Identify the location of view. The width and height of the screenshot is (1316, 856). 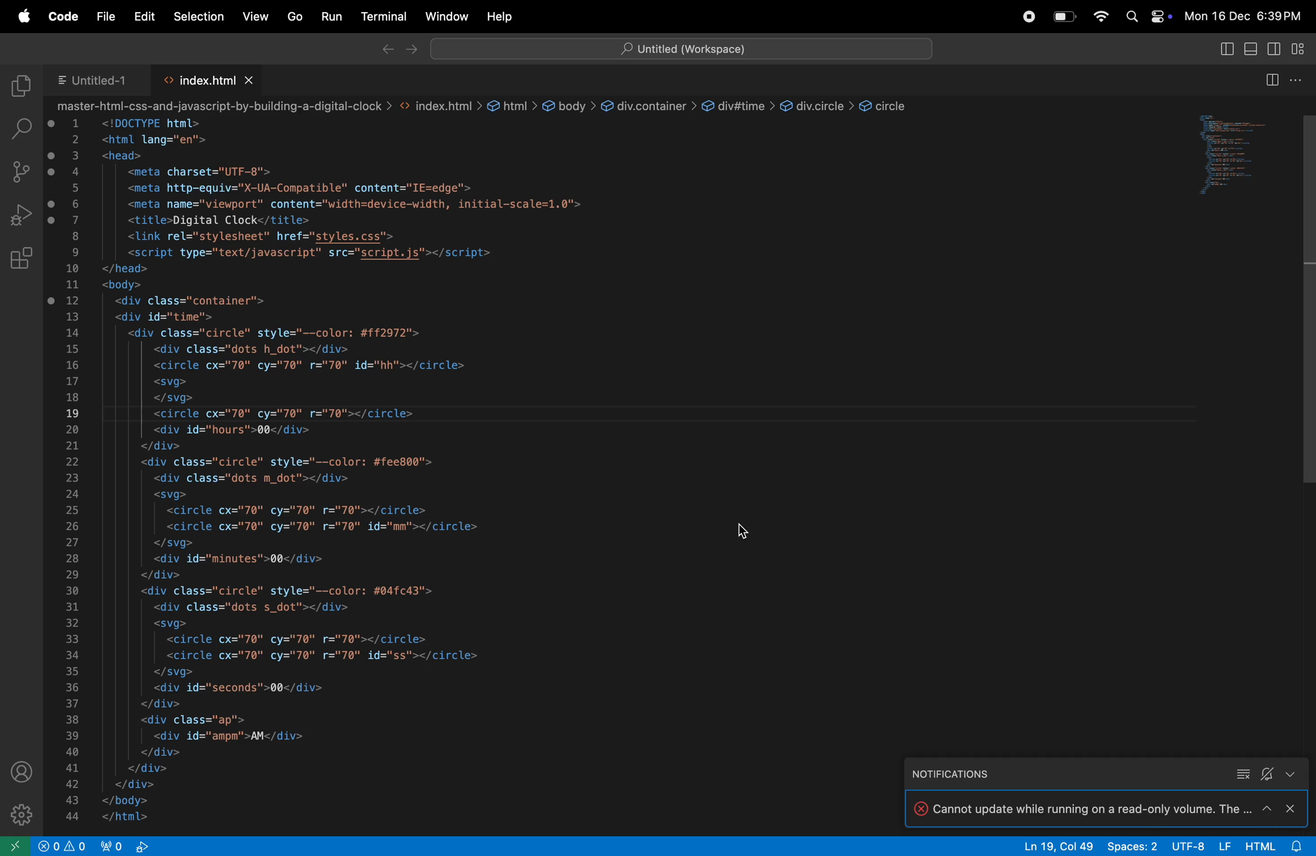
(256, 13).